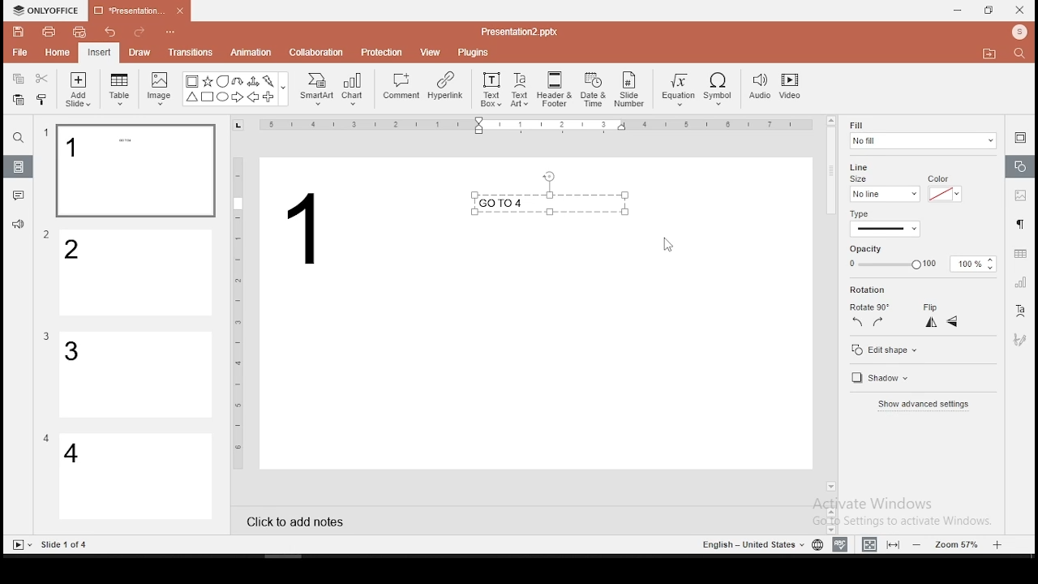  Describe the element at coordinates (238, 81) in the screenshot. I see `U Arrow` at that location.